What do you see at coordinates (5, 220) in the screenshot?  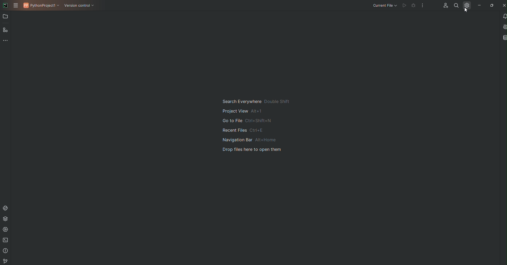 I see `Packages` at bounding box center [5, 220].